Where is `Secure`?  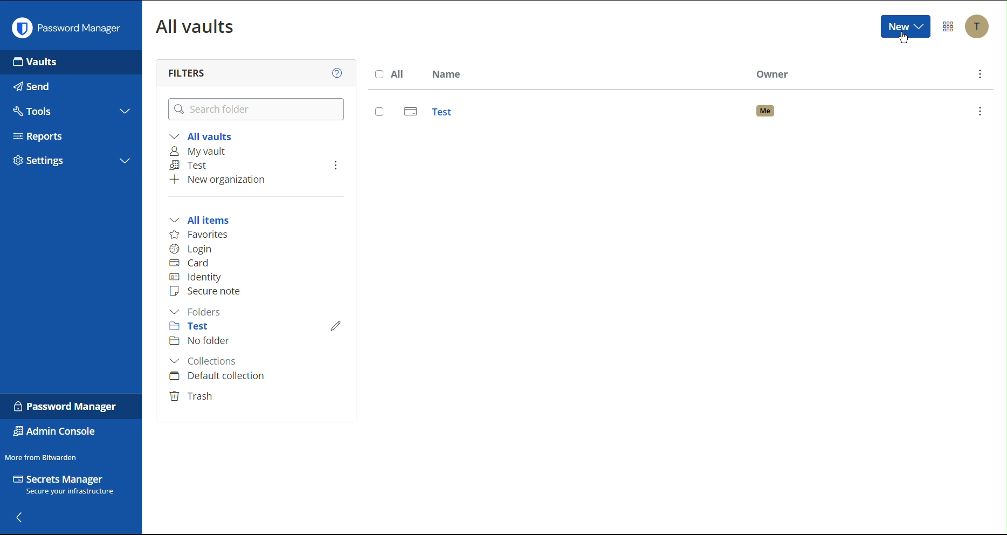
Secure is located at coordinates (208, 291).